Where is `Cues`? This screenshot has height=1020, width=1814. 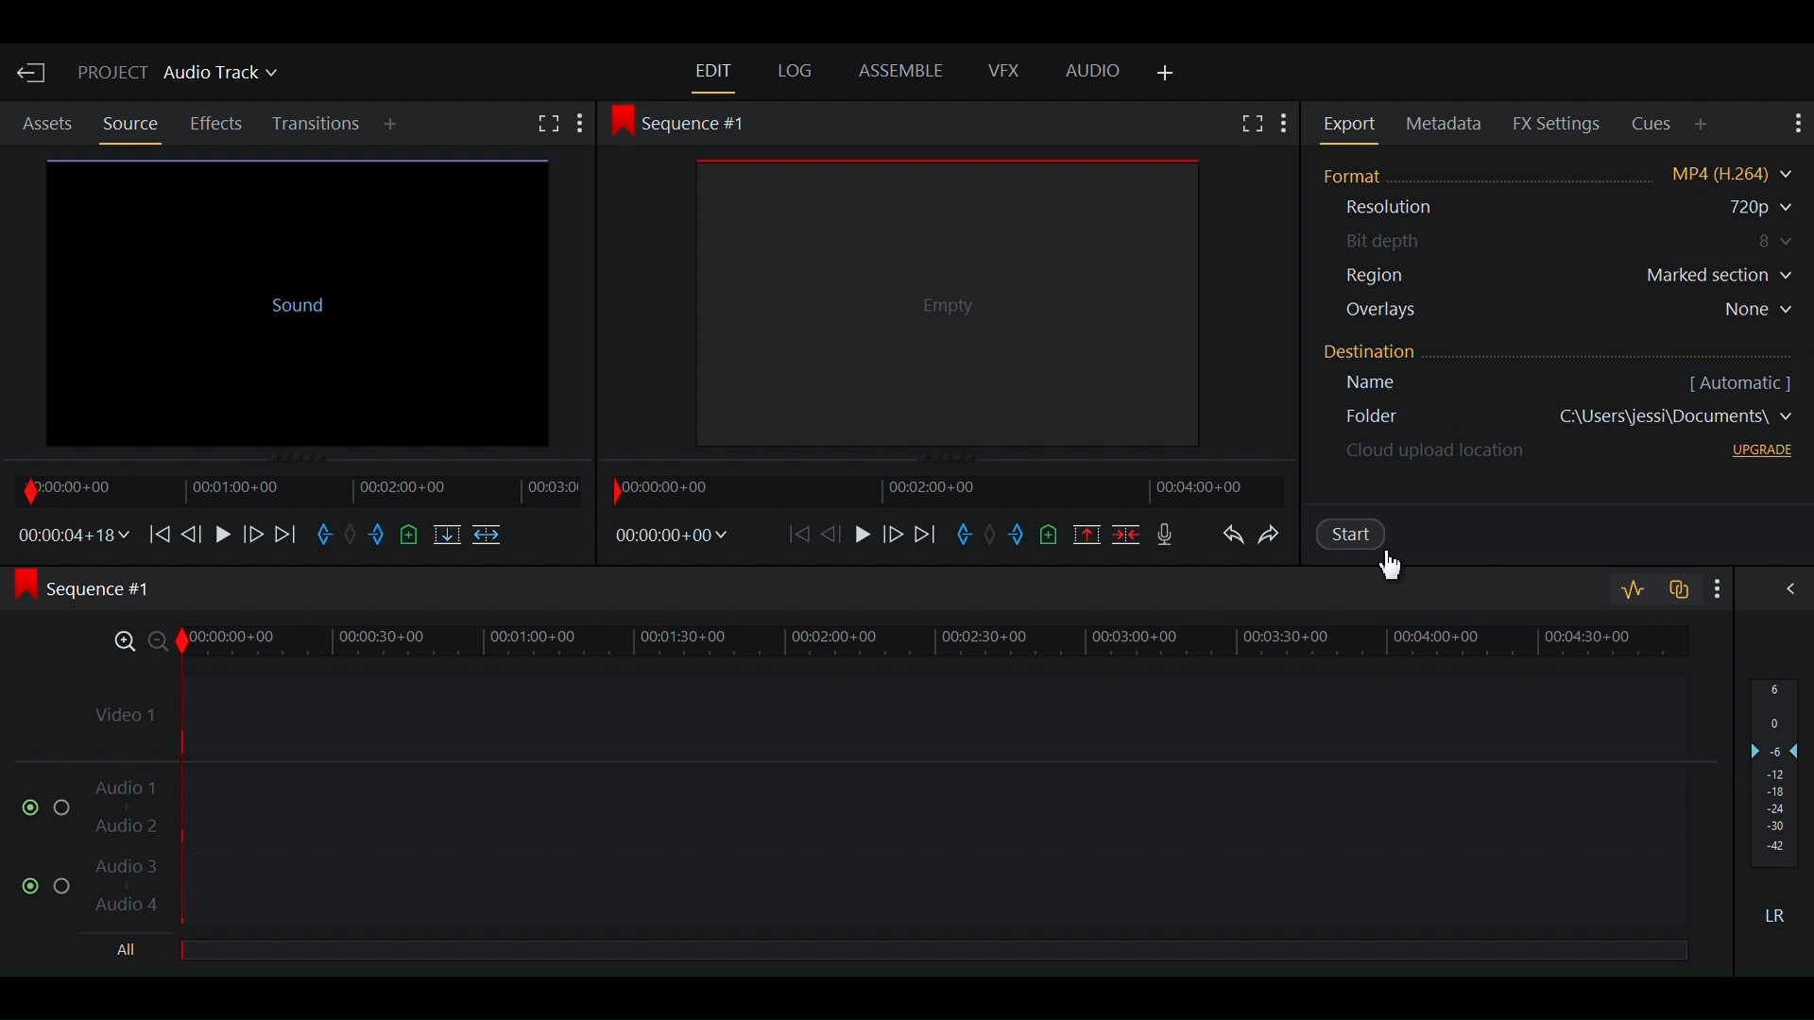 Cues is located at coordinates (1653, 125).